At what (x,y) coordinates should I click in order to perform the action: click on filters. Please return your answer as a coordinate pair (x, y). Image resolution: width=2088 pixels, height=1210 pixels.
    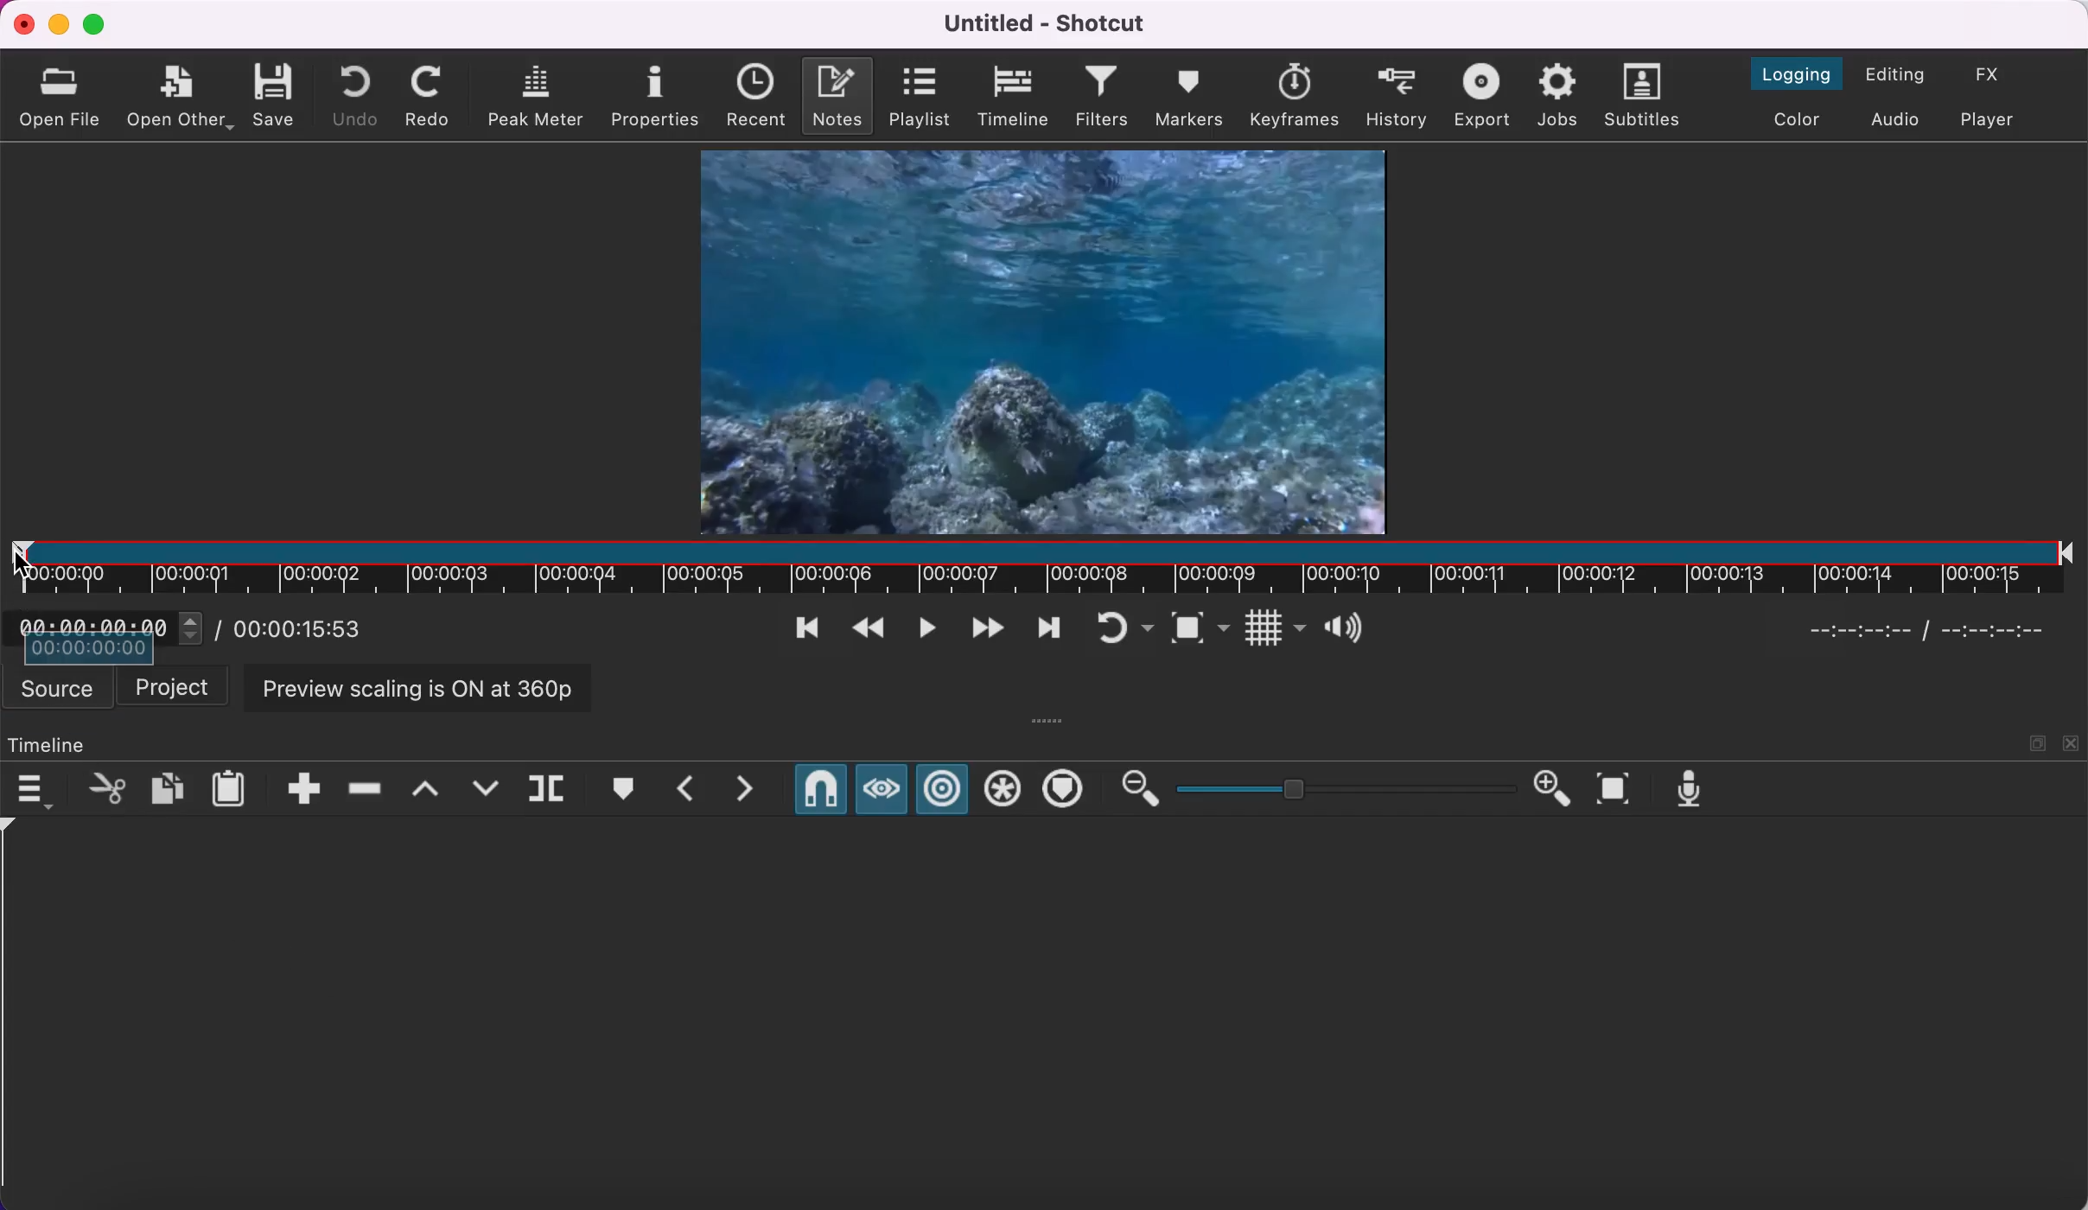
    Looking at the image, I should click on (1103, 97).